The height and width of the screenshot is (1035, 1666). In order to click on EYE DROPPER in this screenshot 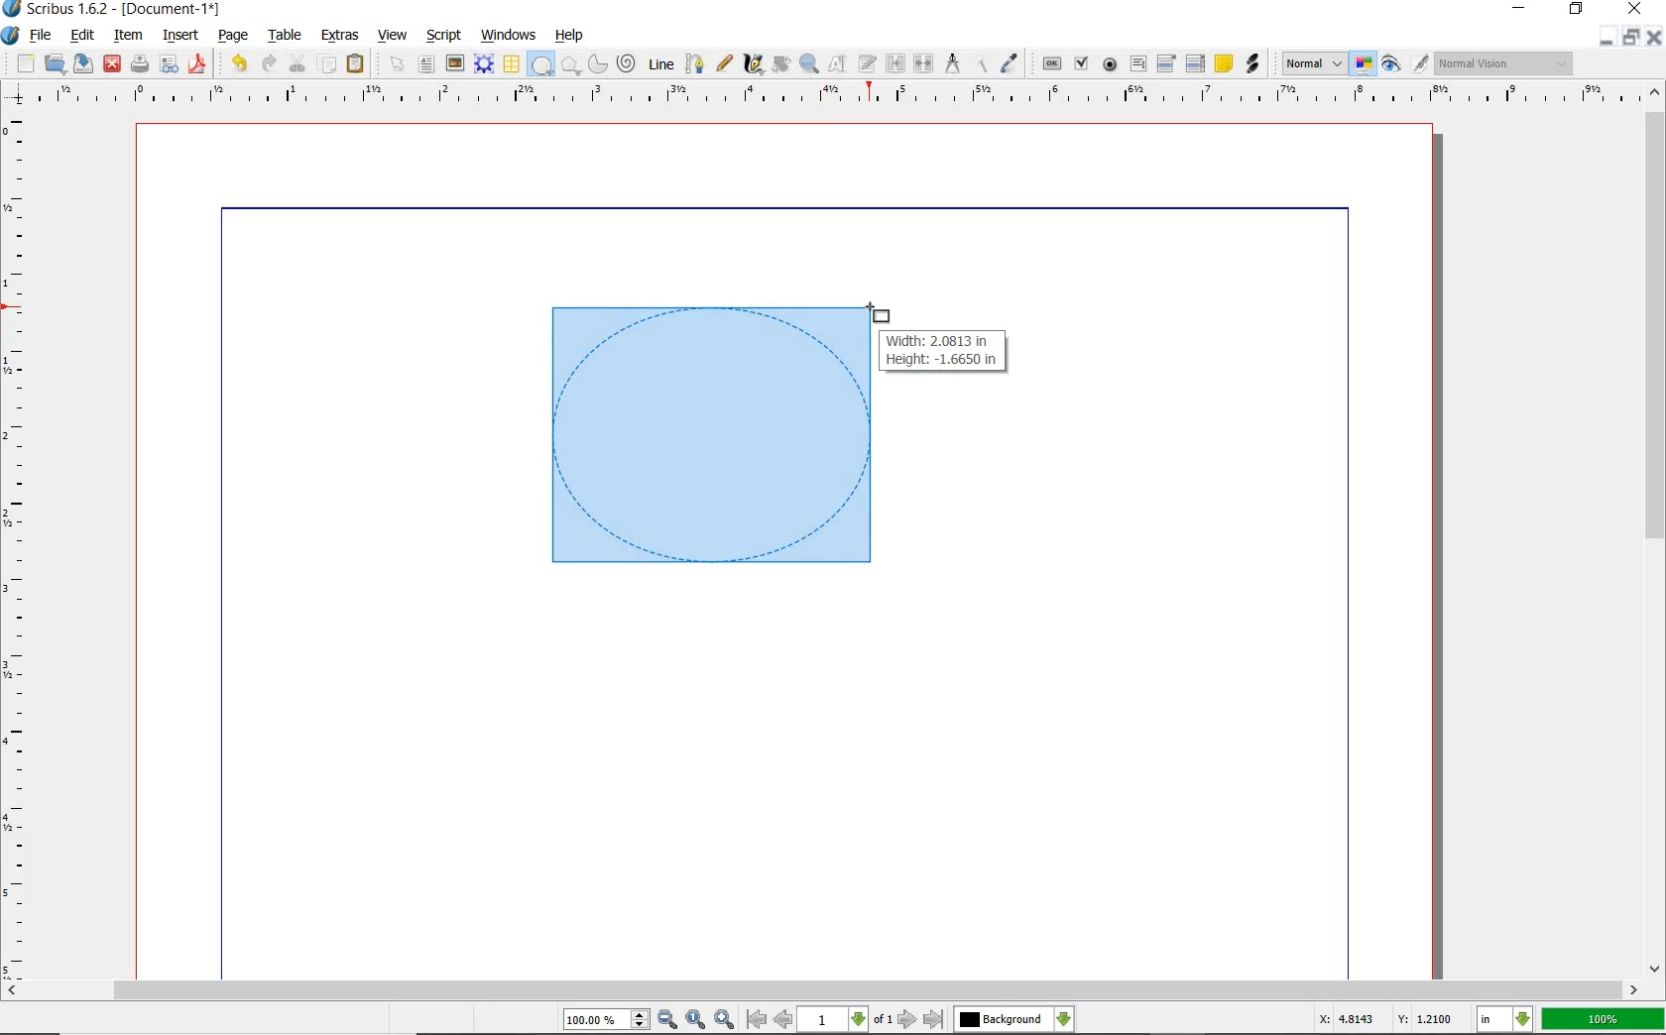, I will do `click(1011, 64)`.